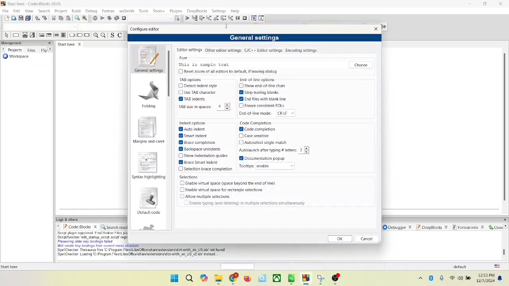 The width and height of the screenshot is (509, 286). I want to click on edit, so click(17, 11).